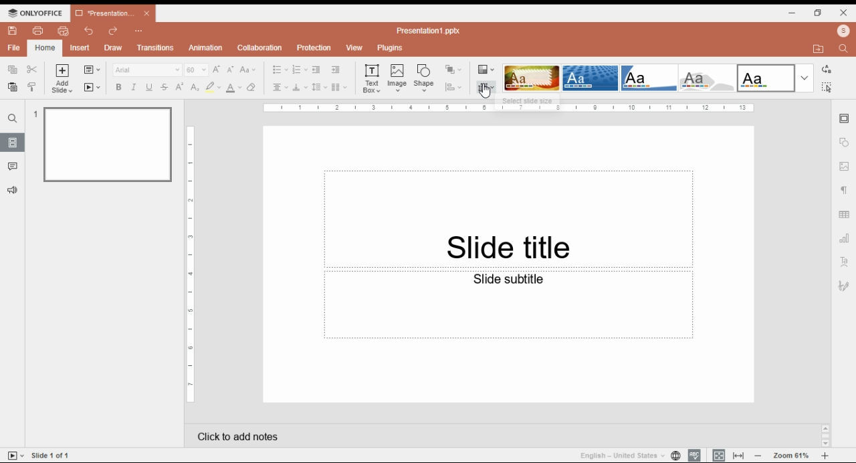 The width and height of the screenshot is (856, 463). What do you see at coordinates (80, 48) in the screenshot?
I see `insert` at bounding box center [80, 48].